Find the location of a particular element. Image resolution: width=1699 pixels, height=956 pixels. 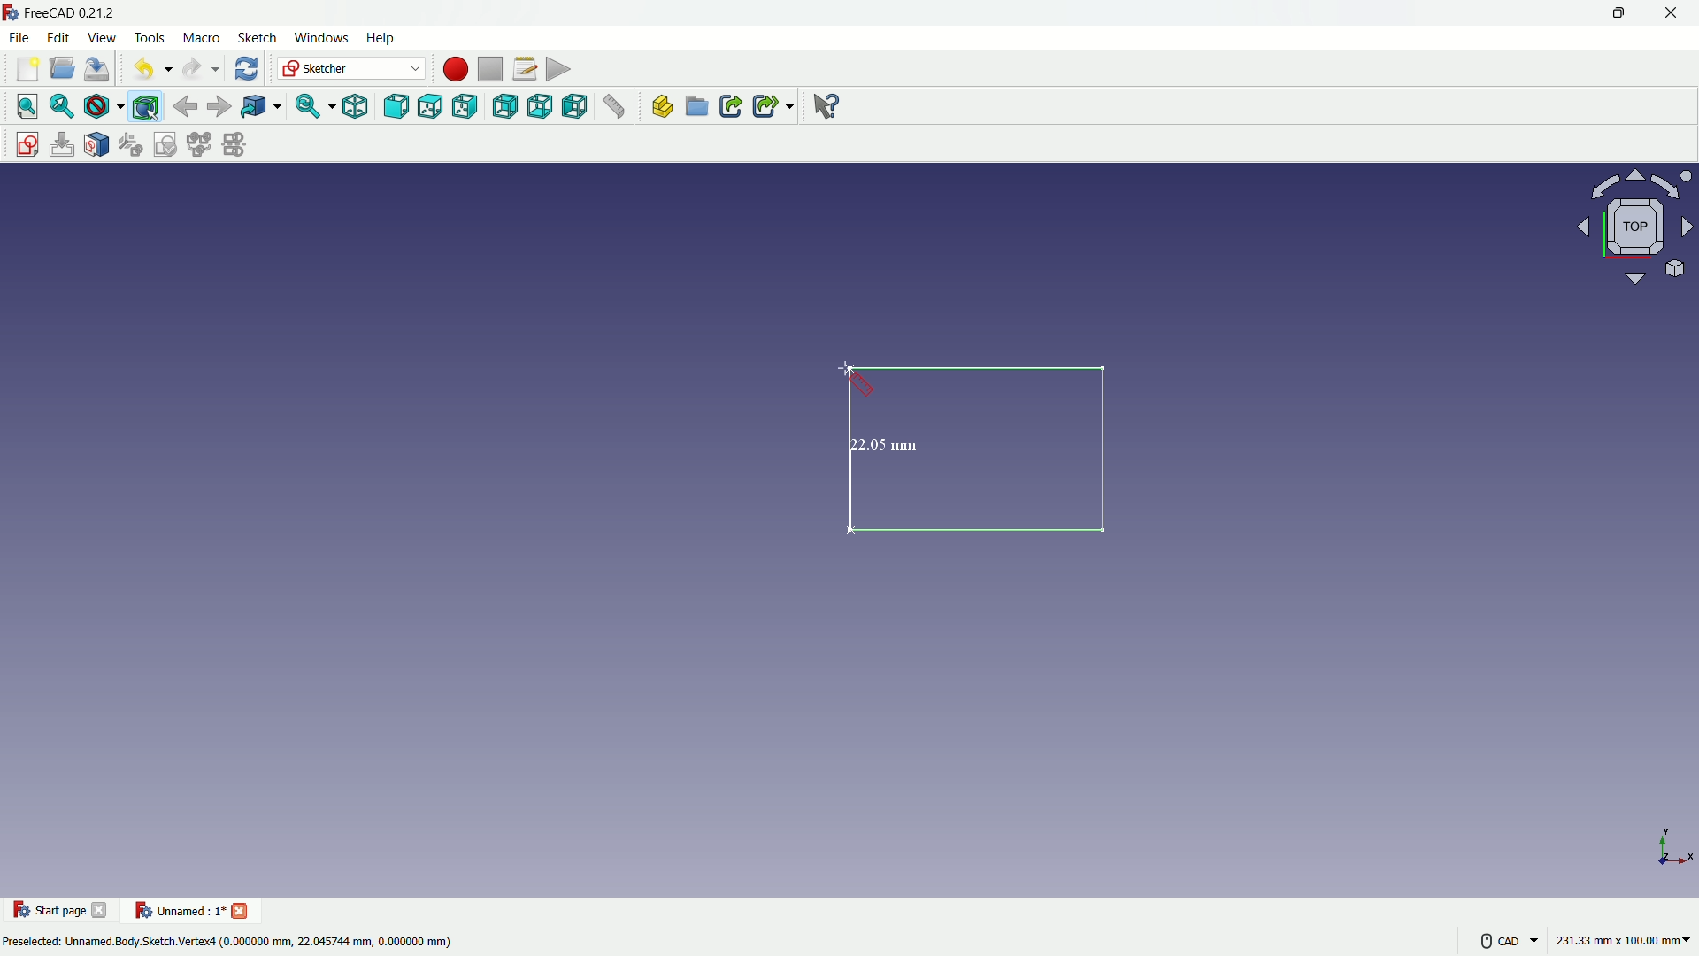

go to linked object is located at coordinates (260, 108).